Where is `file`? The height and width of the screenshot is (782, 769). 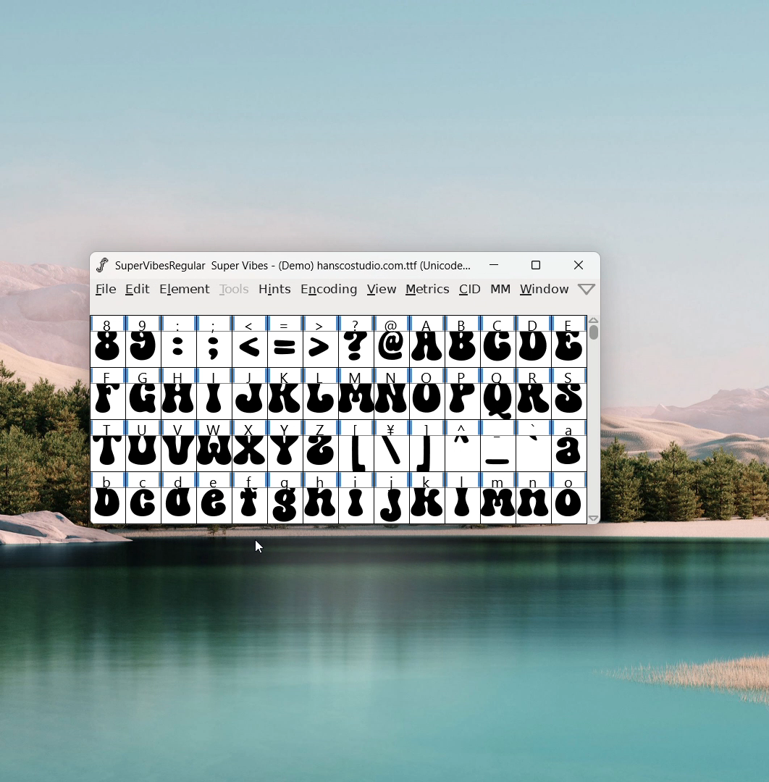
file is located at coordinates (106, 290).